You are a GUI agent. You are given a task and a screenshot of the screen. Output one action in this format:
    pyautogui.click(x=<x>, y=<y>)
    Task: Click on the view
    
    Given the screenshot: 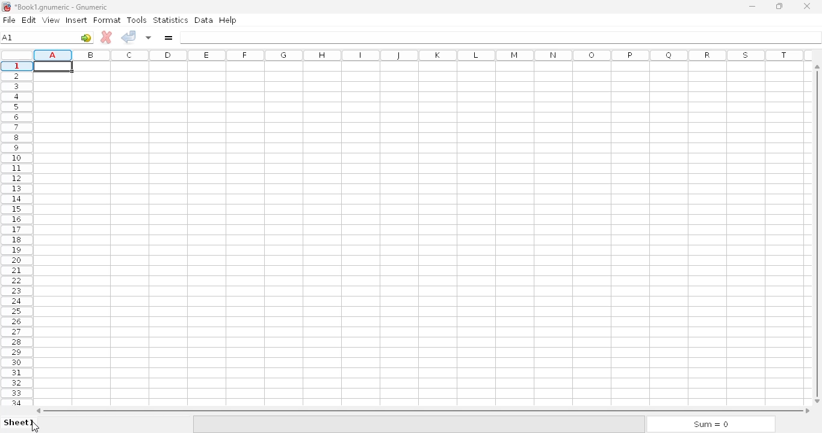 What is the action you would take?
    pyautogui.click(x=51, y=20)
    